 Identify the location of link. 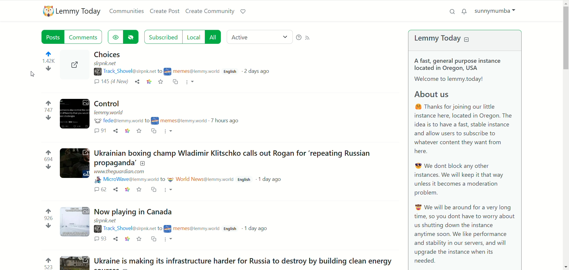
(149, 82).